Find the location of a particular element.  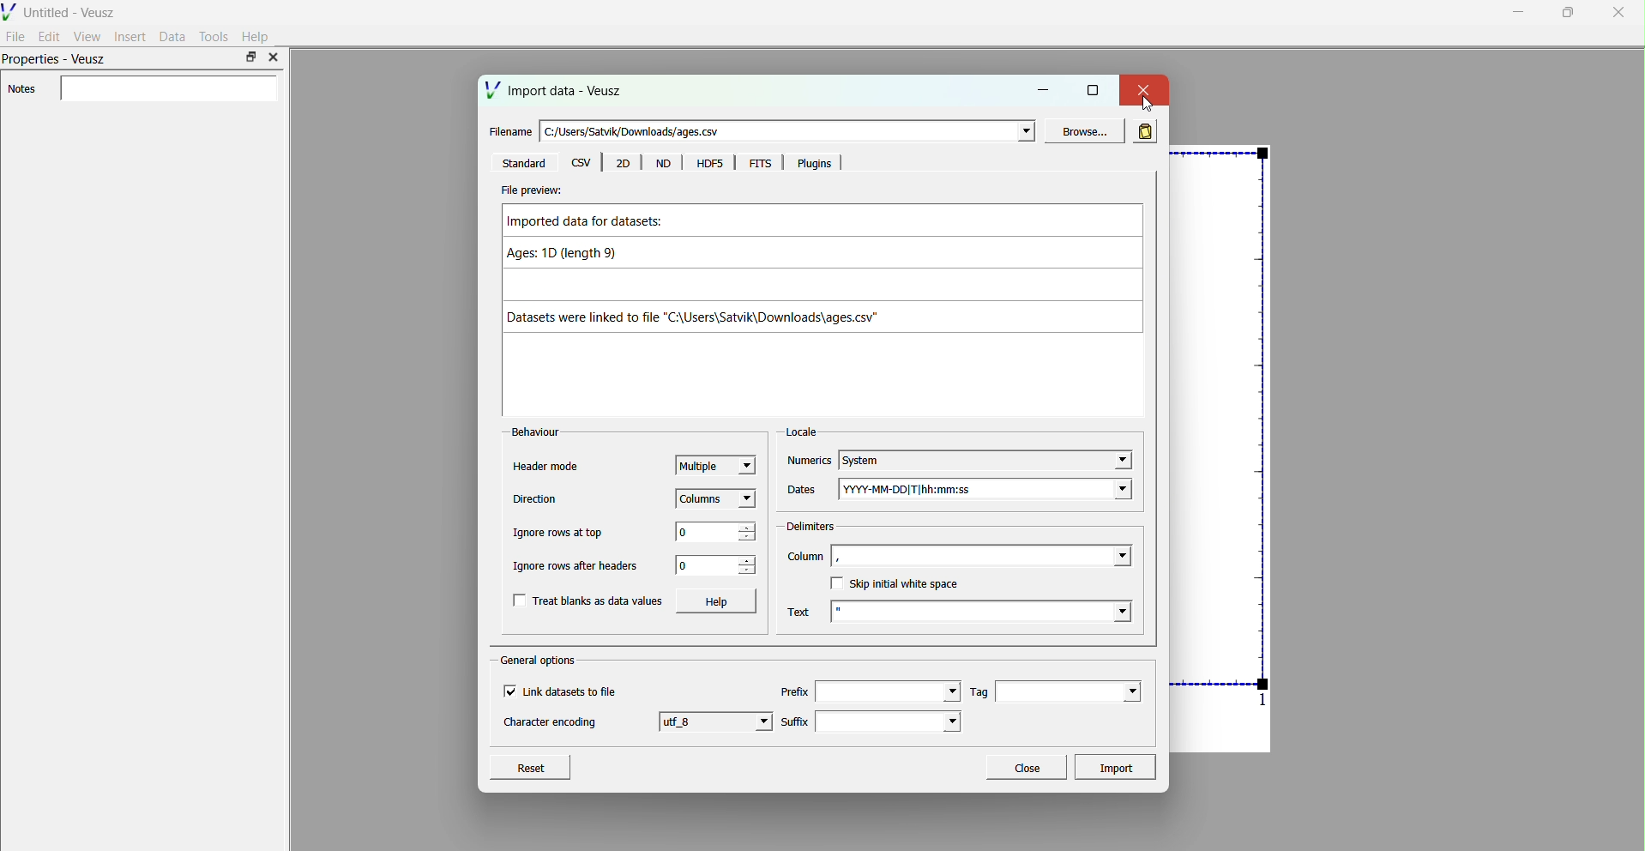

Data is located at coordinates (172, 36).